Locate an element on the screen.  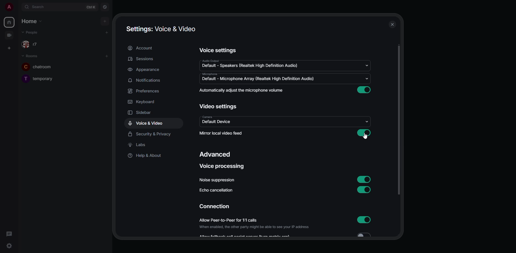
sessions is located at coordinates (142, 59).